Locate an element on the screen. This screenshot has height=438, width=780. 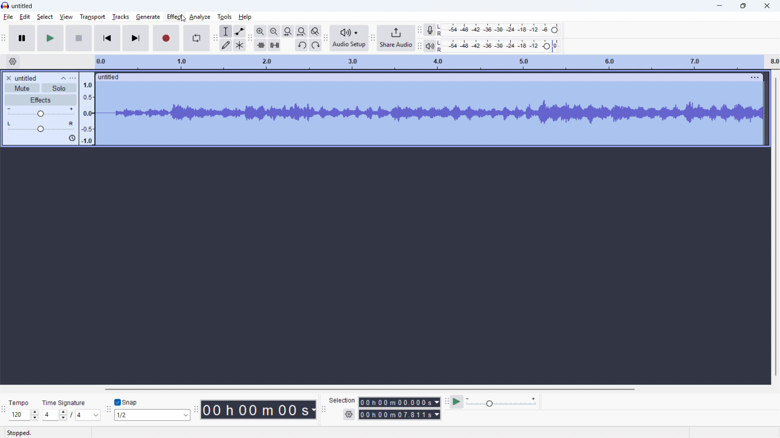
solo is located at coordinates (59, 88).